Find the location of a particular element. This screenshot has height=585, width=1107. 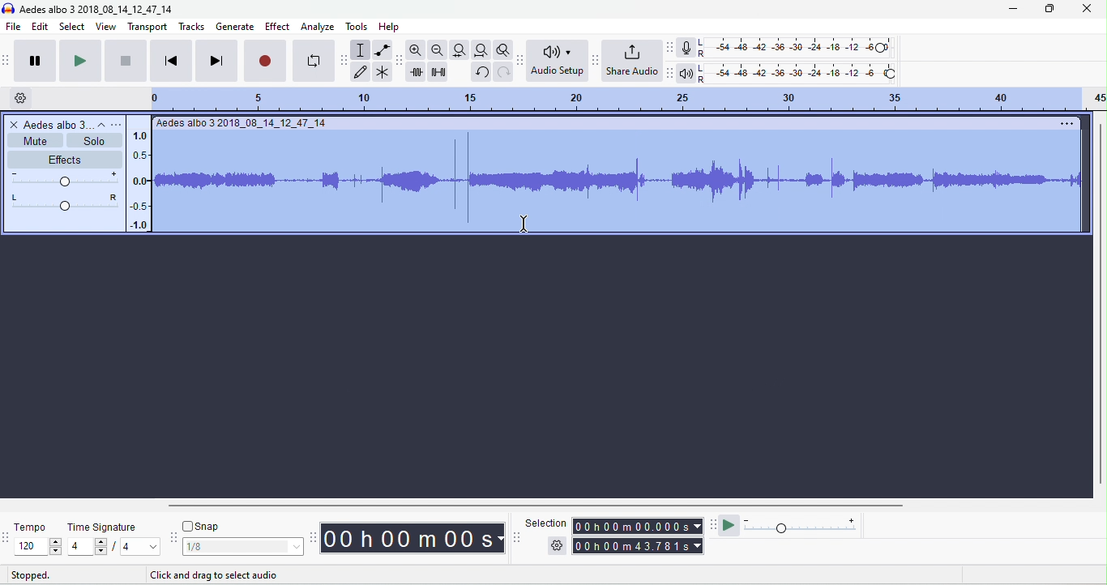

play at speed / play at speed once is located at coordinates (729, 527).